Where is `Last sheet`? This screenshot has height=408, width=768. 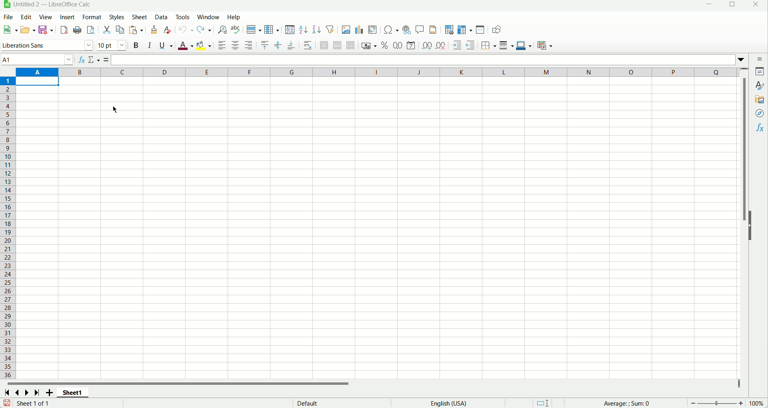
Last sheet is located at coordinates (38, 393).